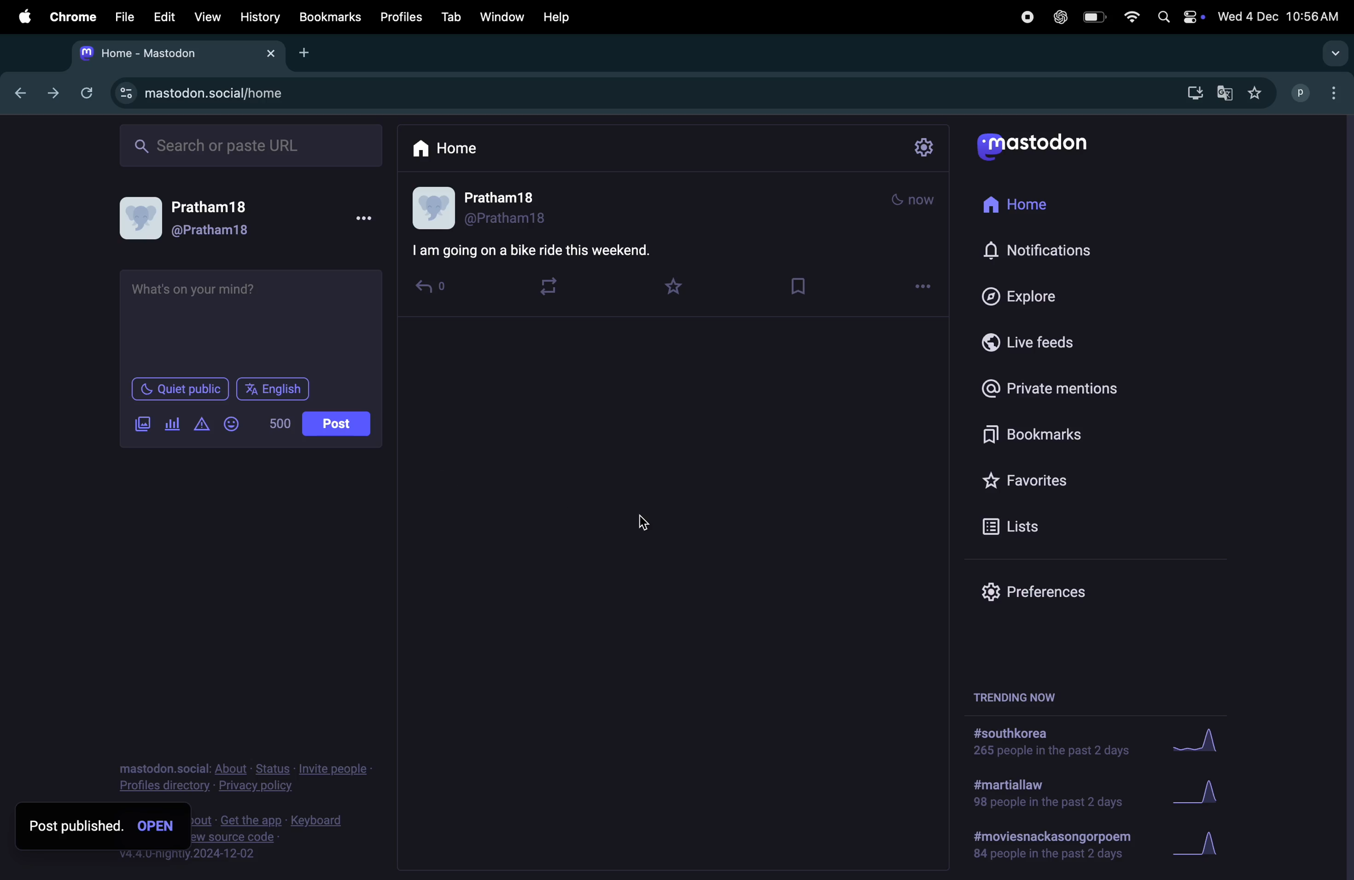 This screenshot has width=1354, height=880. What do you see at coordinates (122, 16) in the screenshot?
I see `file` at bounding box center [122, 16].